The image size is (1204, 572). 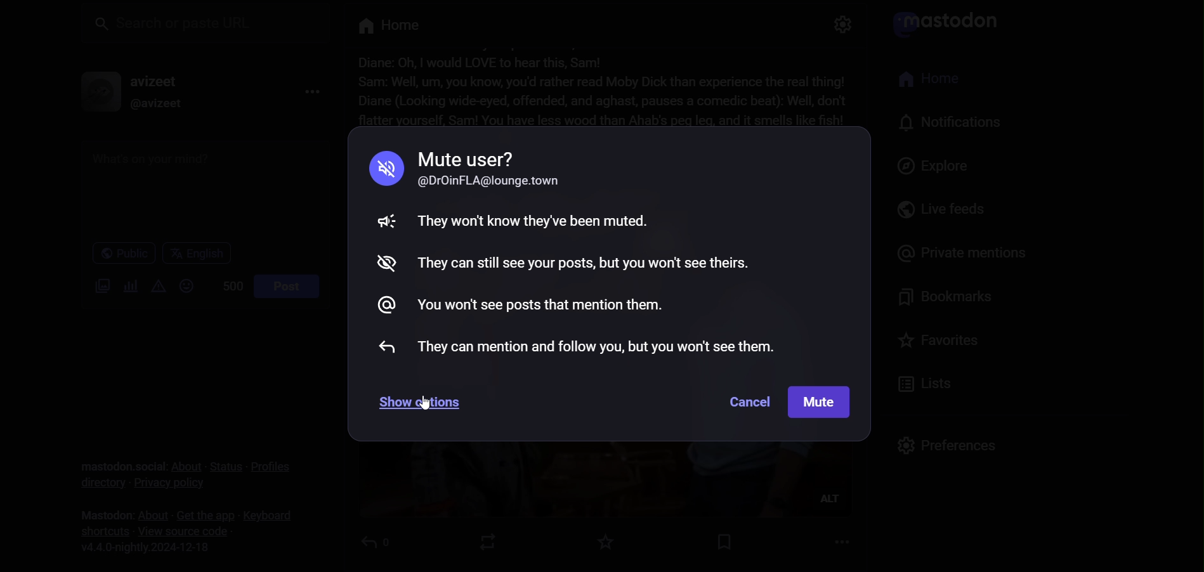 I want to click on show options, so click(x=419, y=404).